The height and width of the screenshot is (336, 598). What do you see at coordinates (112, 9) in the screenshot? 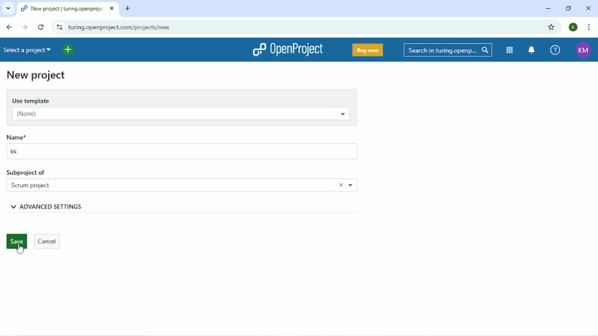
I see `close` at bounding box center [112, 9].